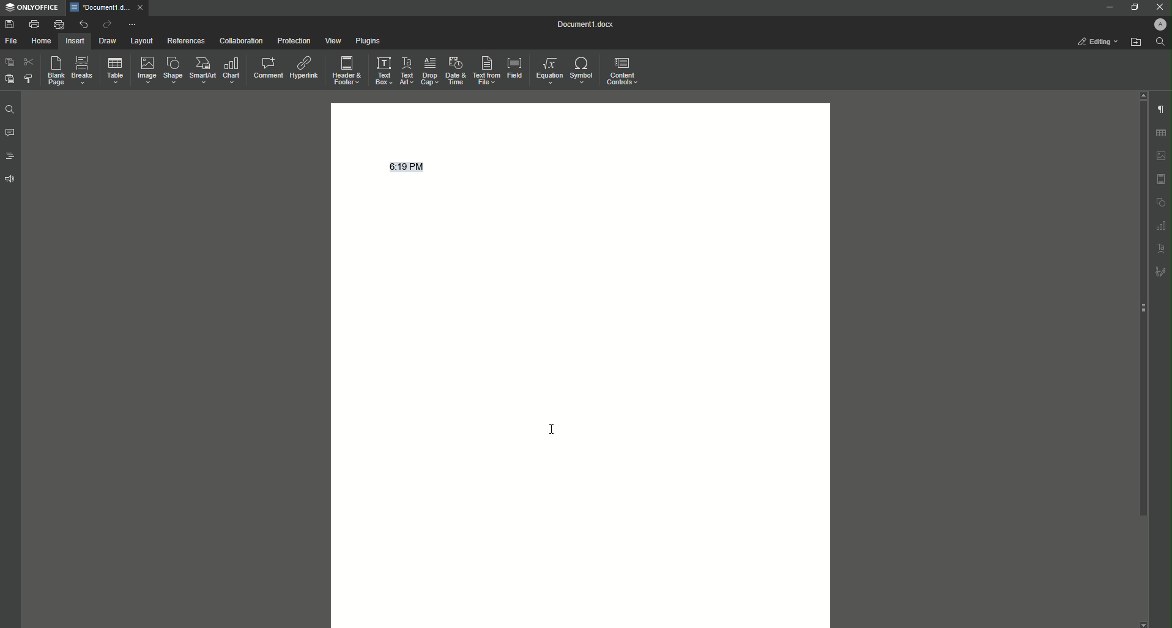 This screenshot has height=628, width=1172. I want to click on Text From File, so click(487, 71).